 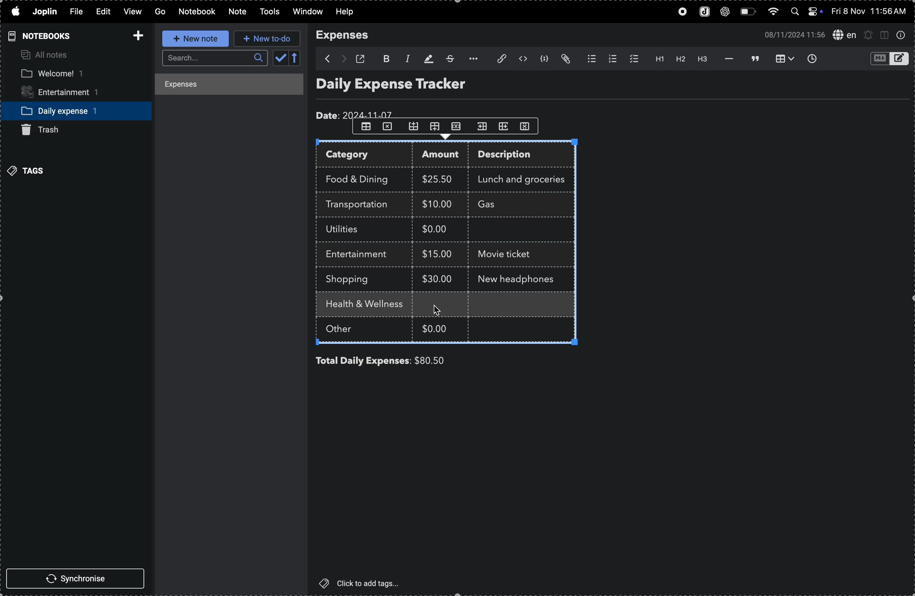 What do you see at coordinates (567, 59) in the screenshot?
I see `attach file` at bounding box center [567, 59].